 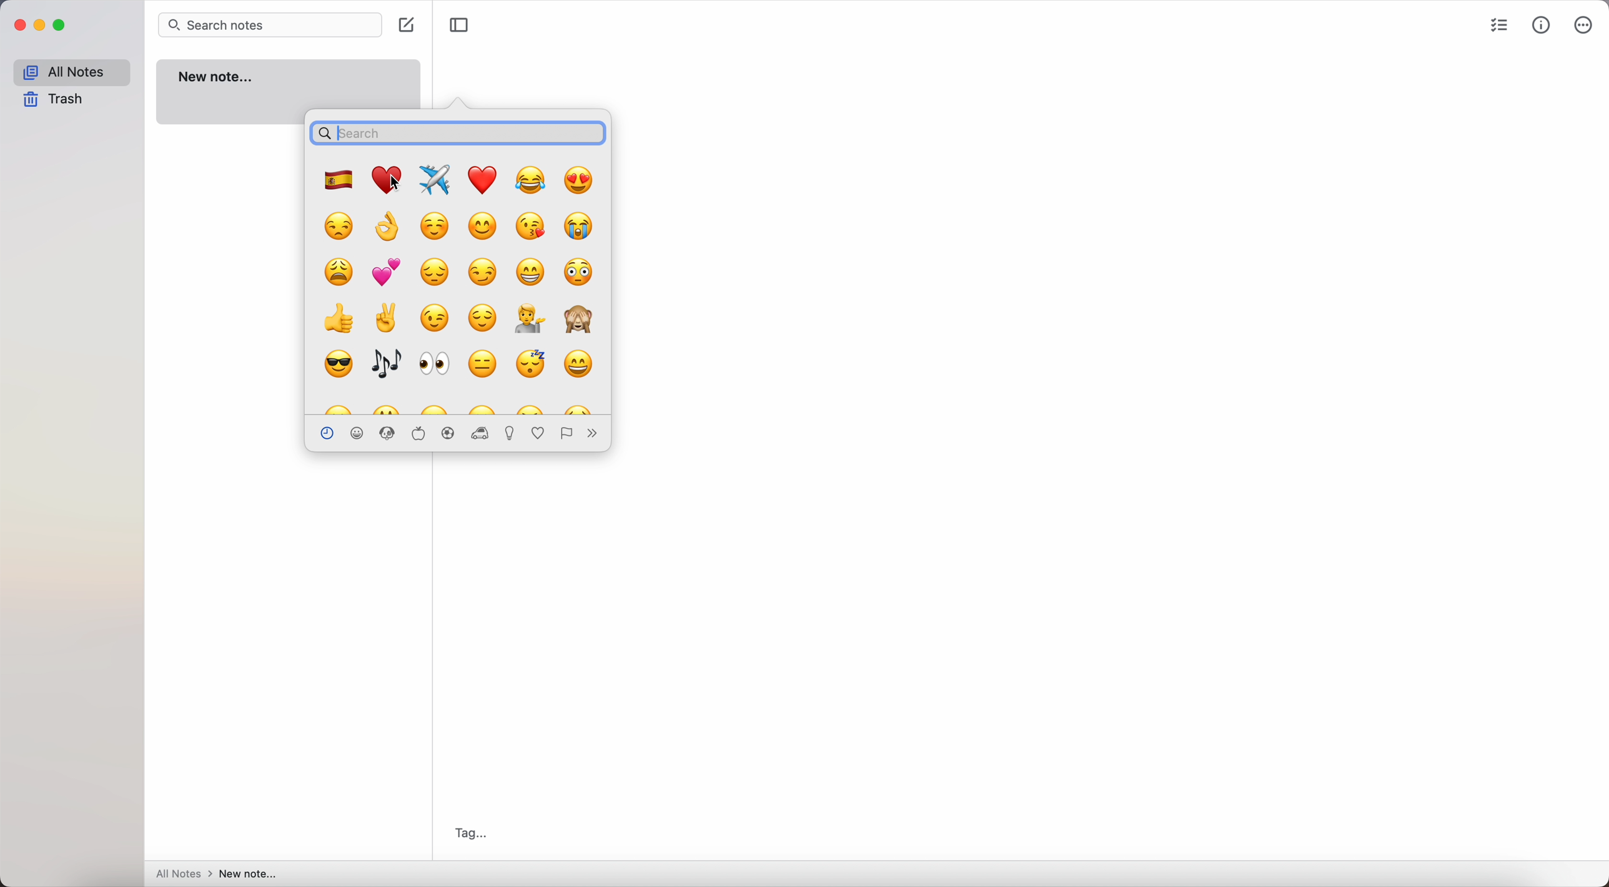 I want to click on metrics, so click(x=1543, y=24).